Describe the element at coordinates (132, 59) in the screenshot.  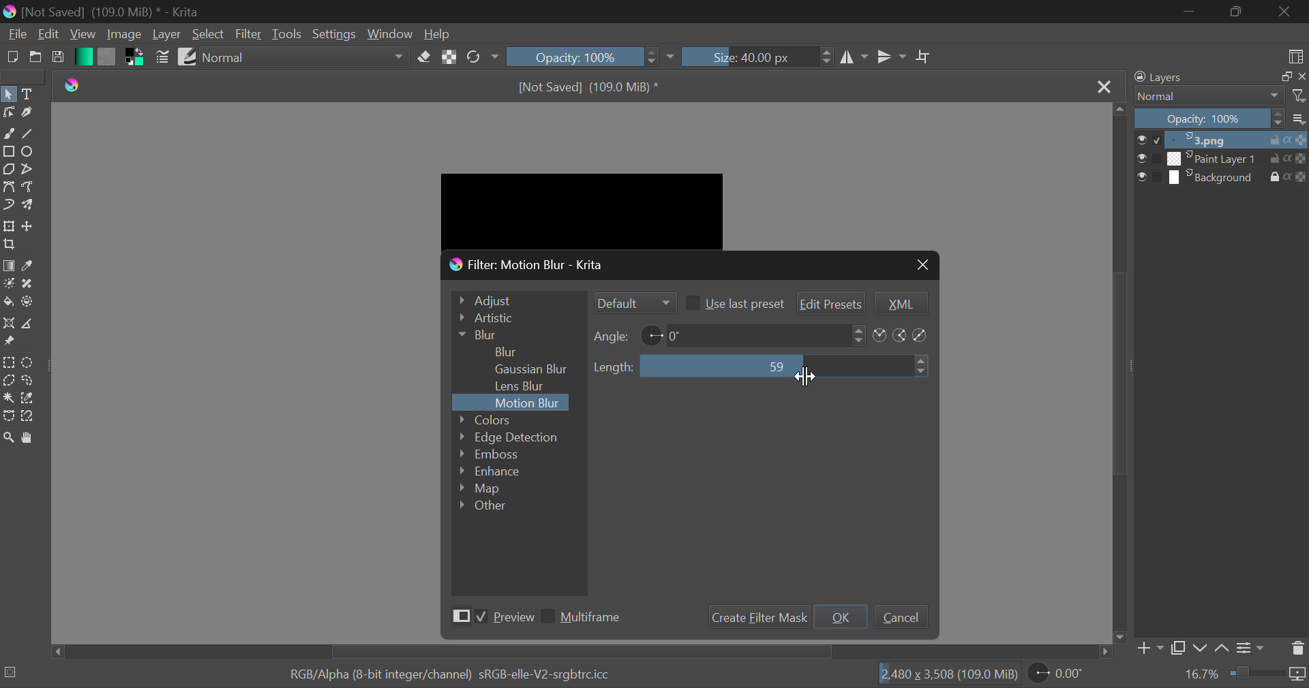
I see `Colors in Use` at that location.